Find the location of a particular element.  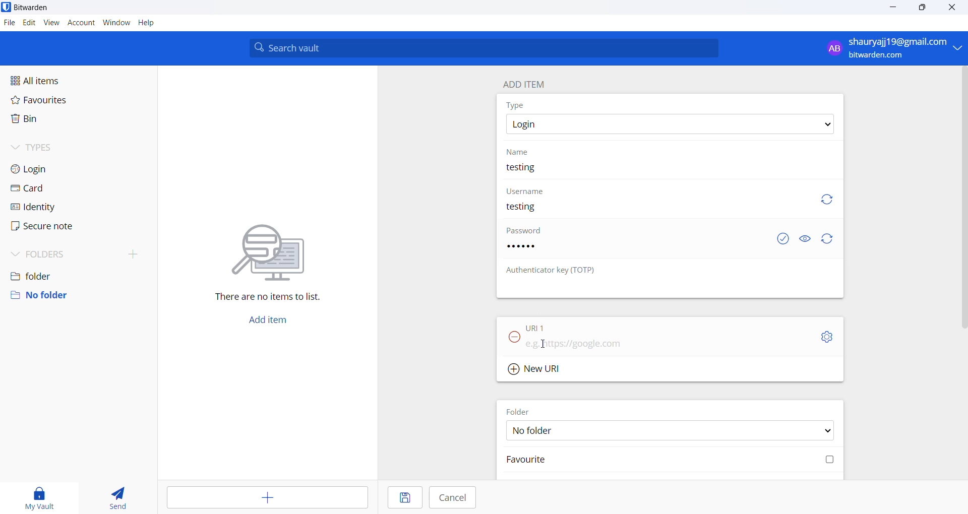

profile: shauryajj19@gmail.com is located at coordinates (891, 48).